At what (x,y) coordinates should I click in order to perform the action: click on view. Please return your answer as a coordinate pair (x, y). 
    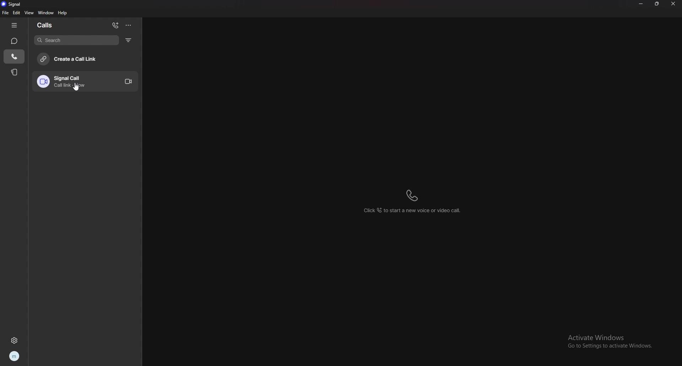
    Looking at the image, I should click on (30, 12).